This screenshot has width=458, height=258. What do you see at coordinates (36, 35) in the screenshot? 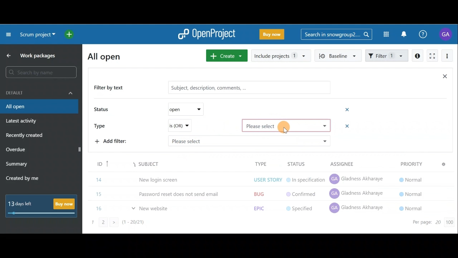
I see `Project name` at bounding box center [36, 35].